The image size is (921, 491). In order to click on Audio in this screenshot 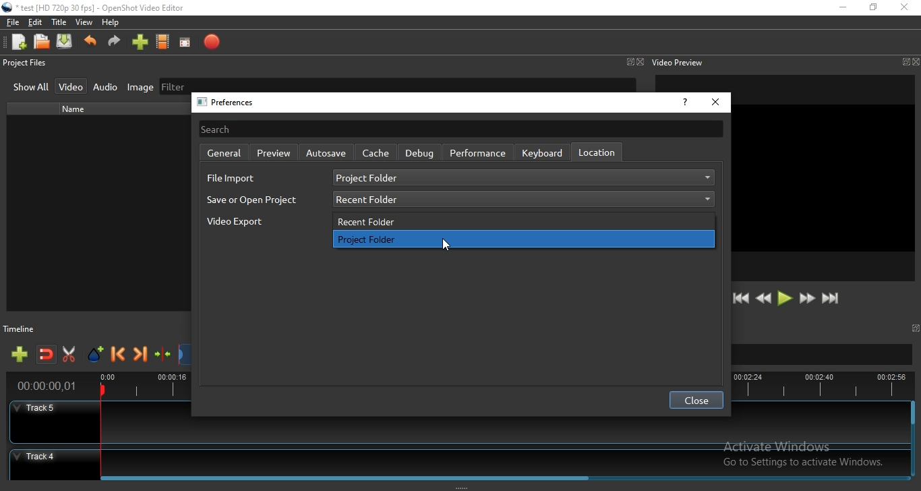, I will do `click(106, 87)`.